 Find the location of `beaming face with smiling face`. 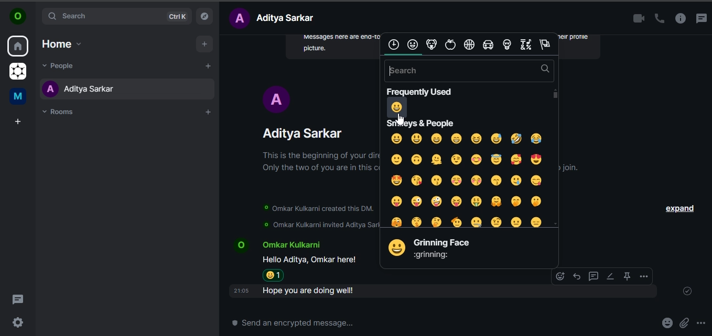

beaming face with smiling face is located at coordinates (457, 138).